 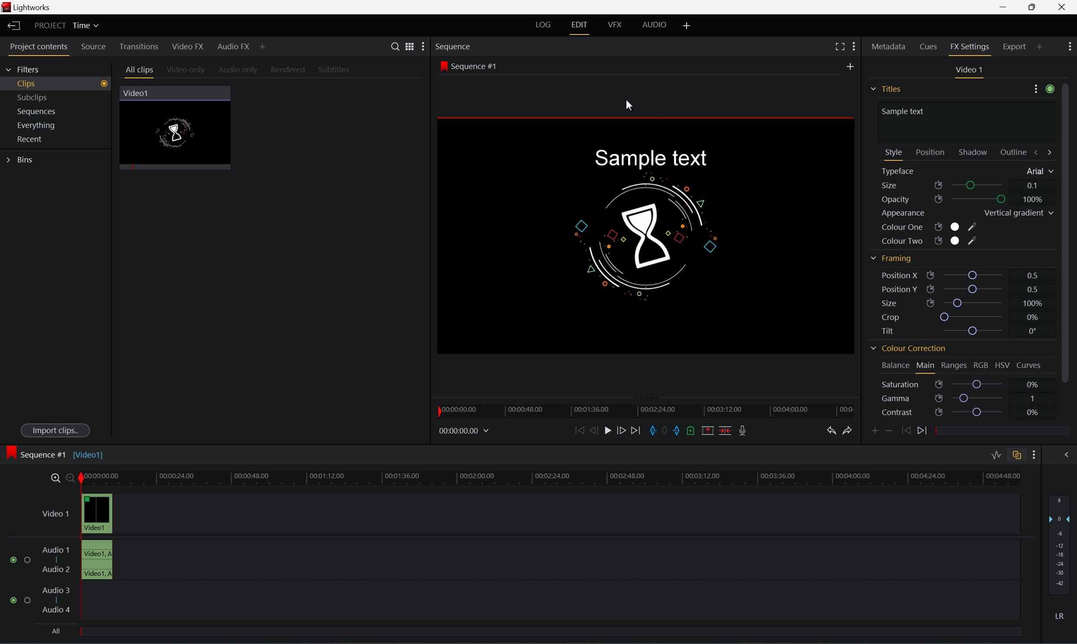 I want to click on crop, so click(x=894, y=318).